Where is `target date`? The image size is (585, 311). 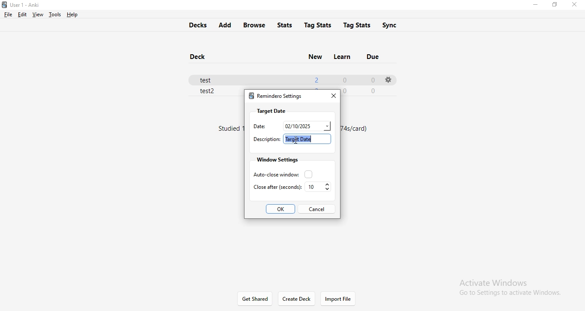 target date is located at coordinates (271, 111).